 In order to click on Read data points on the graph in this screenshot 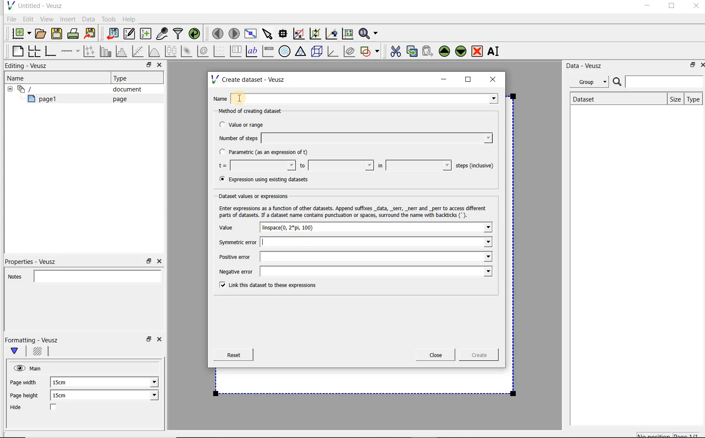, I will do `click(284, 34)`.